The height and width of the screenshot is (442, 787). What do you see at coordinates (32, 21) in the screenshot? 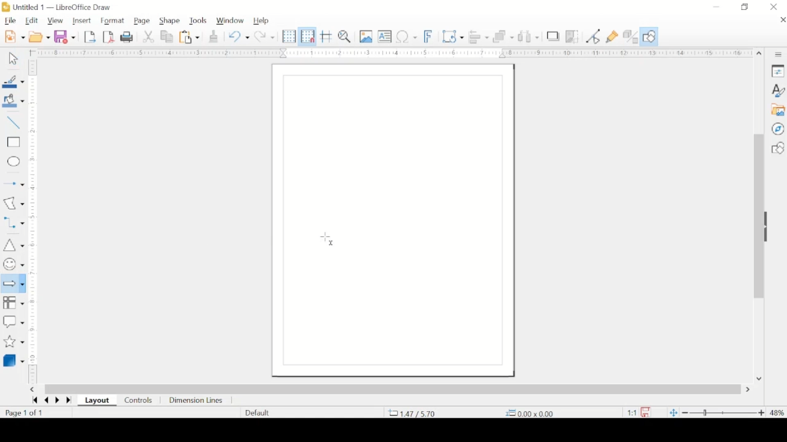
I see `edit` at bounding box center [32, 21].